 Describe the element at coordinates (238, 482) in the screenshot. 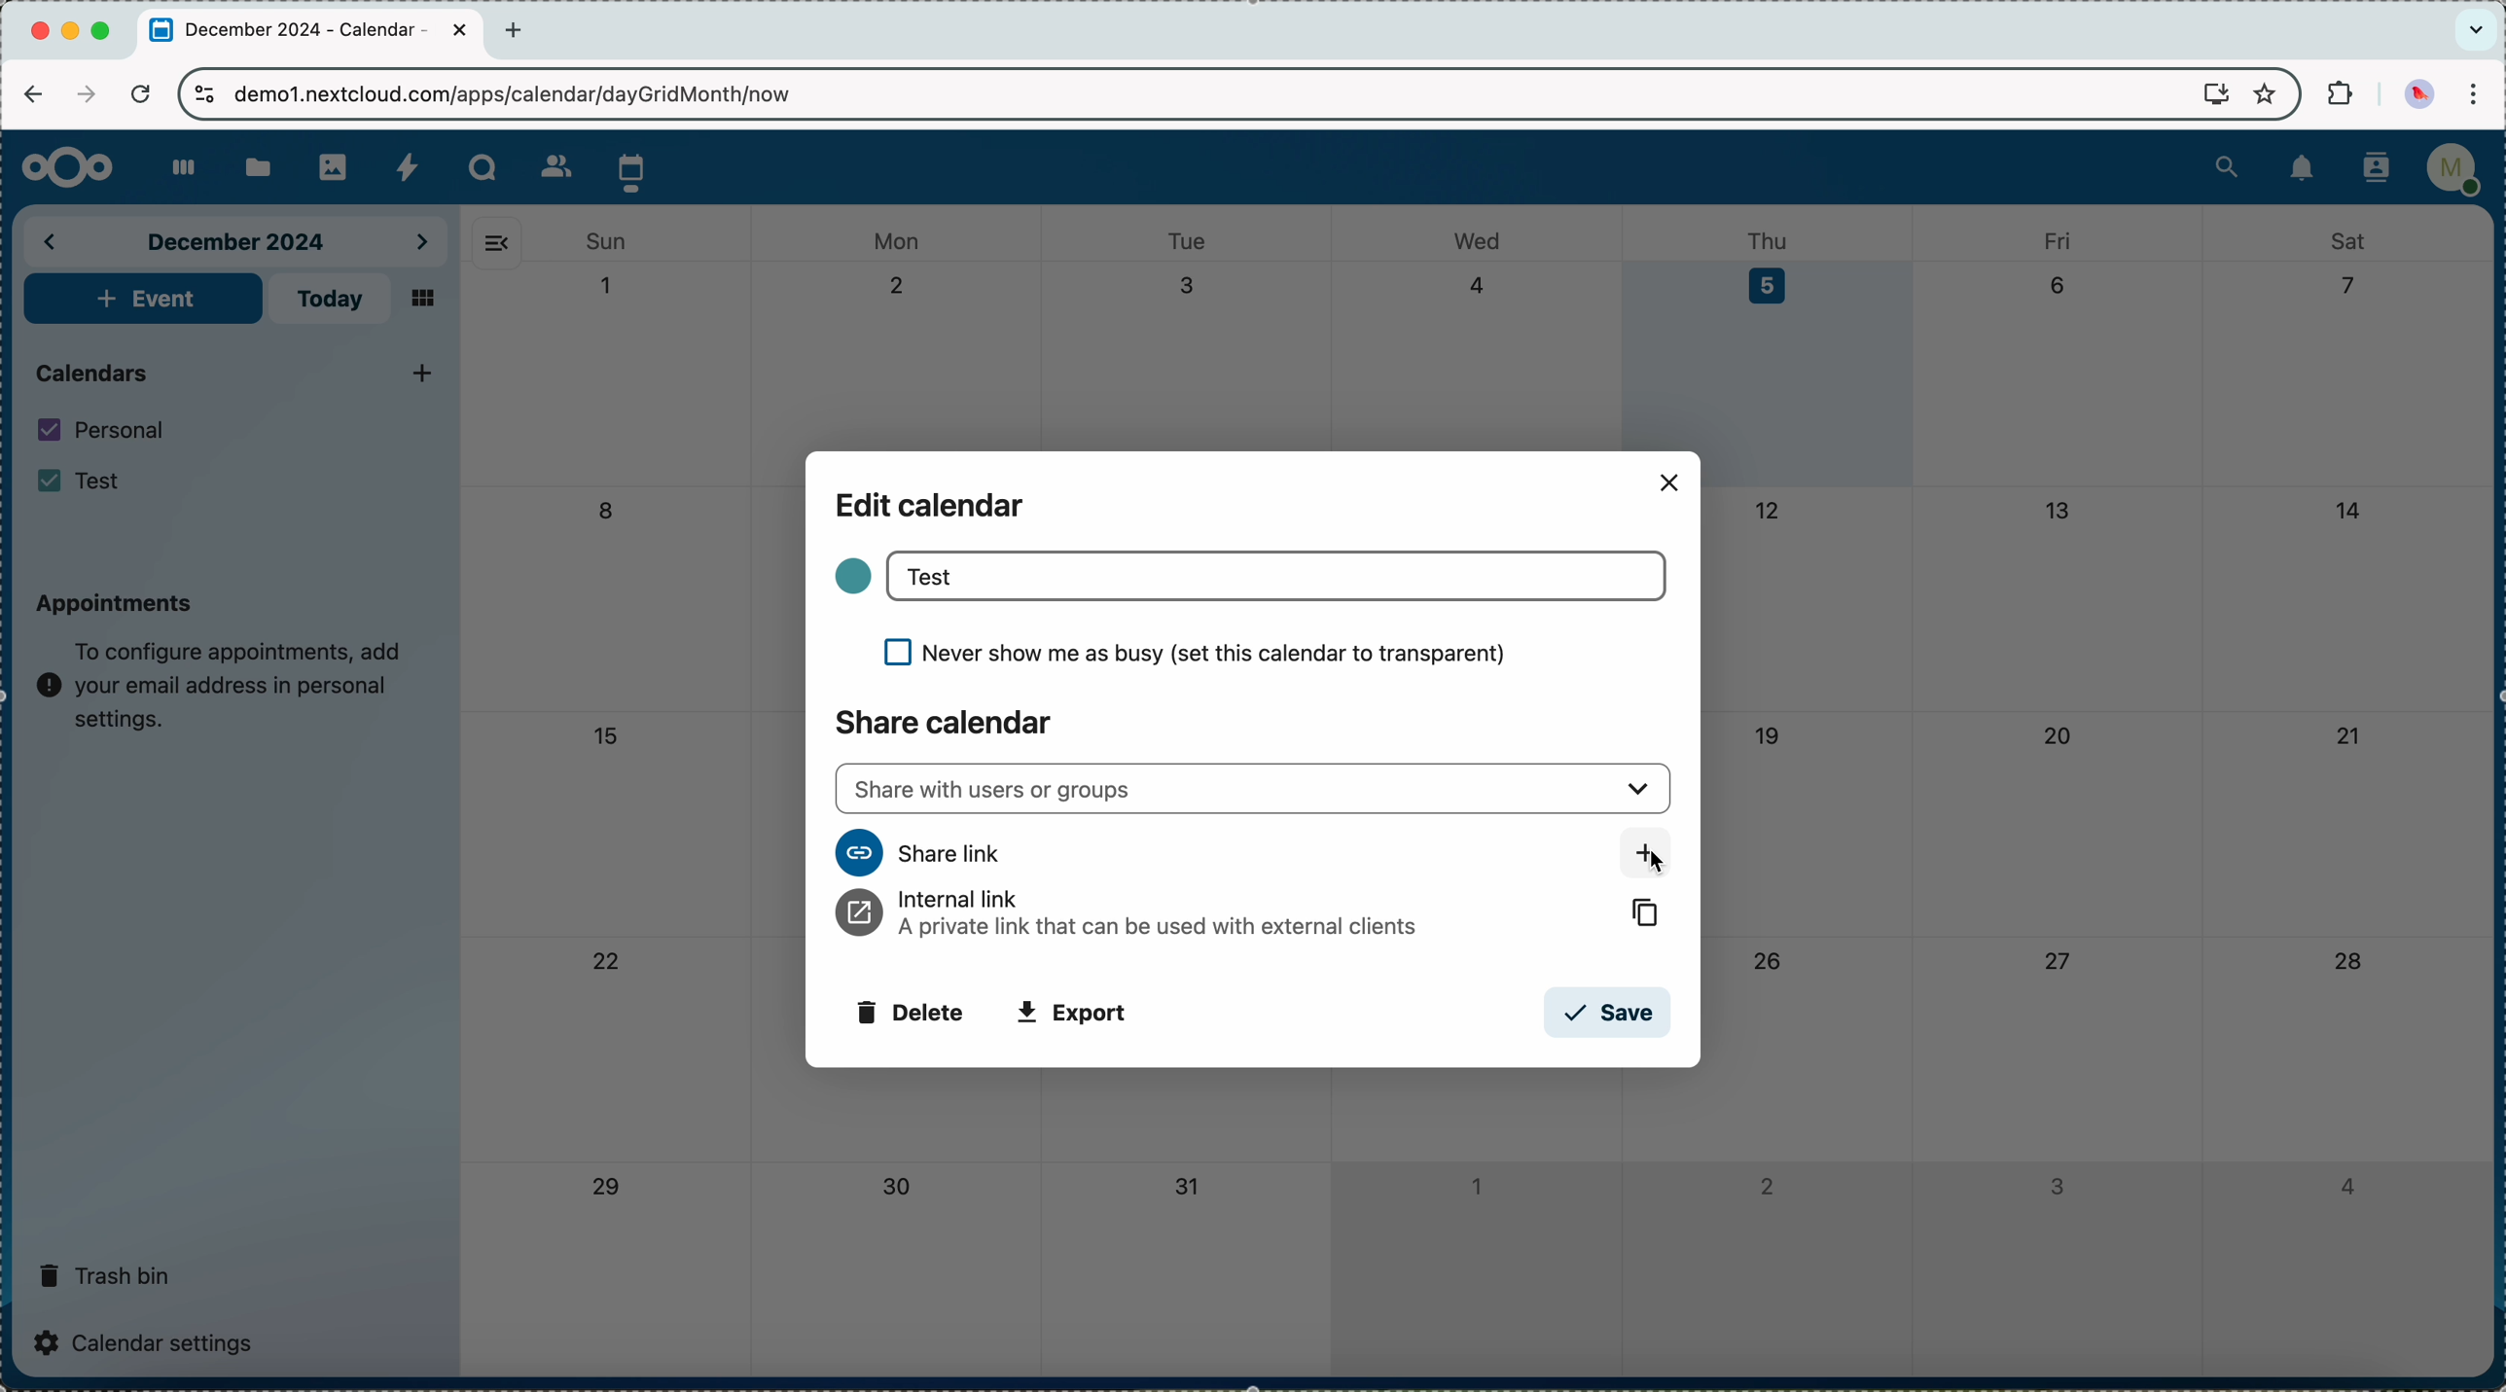

I see `Test calendar` at that location.